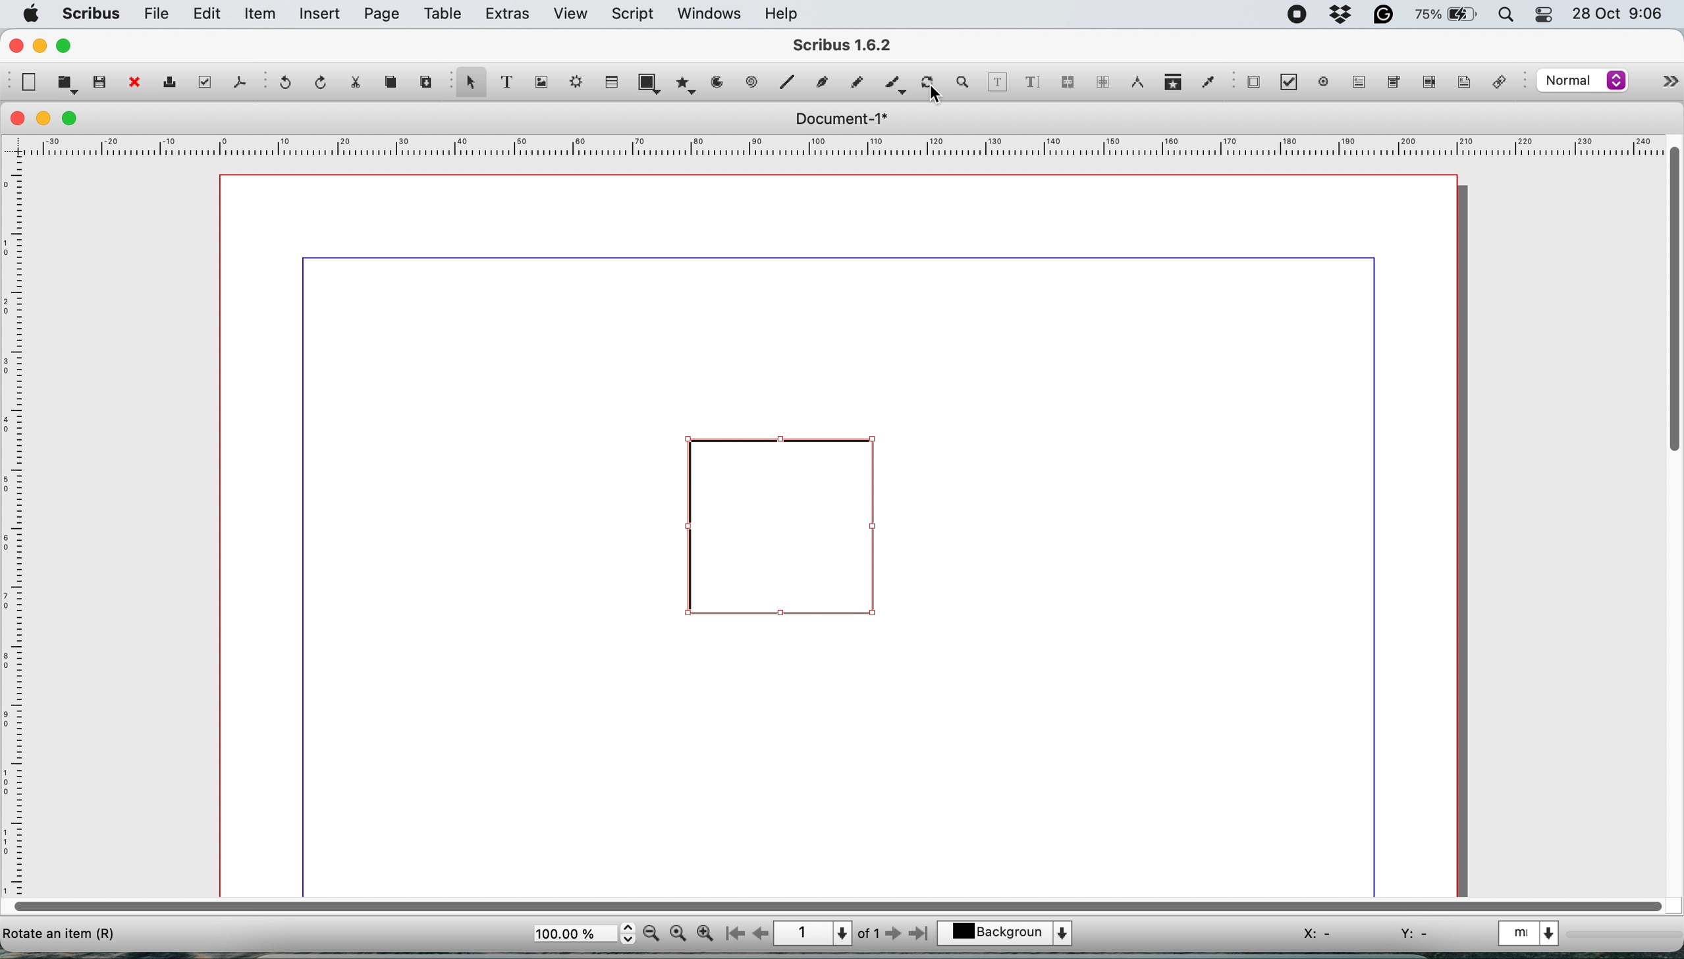  Describe the element at coordinates (1505, 82) in the screenshot. I see `link annotation` at that location.